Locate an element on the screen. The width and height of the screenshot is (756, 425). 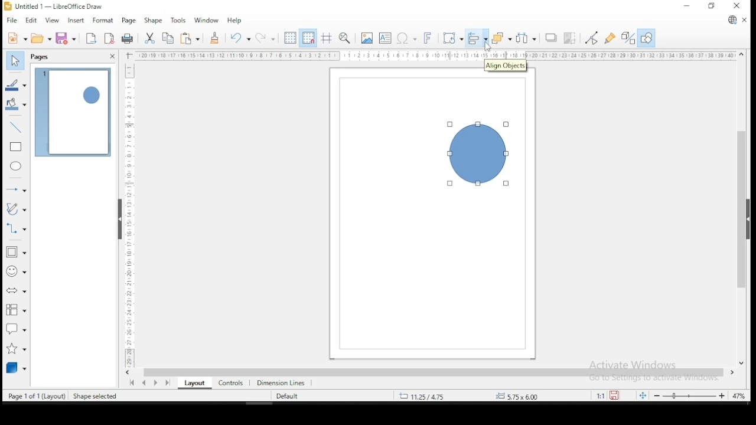
format is located at coordinates (102, 19).